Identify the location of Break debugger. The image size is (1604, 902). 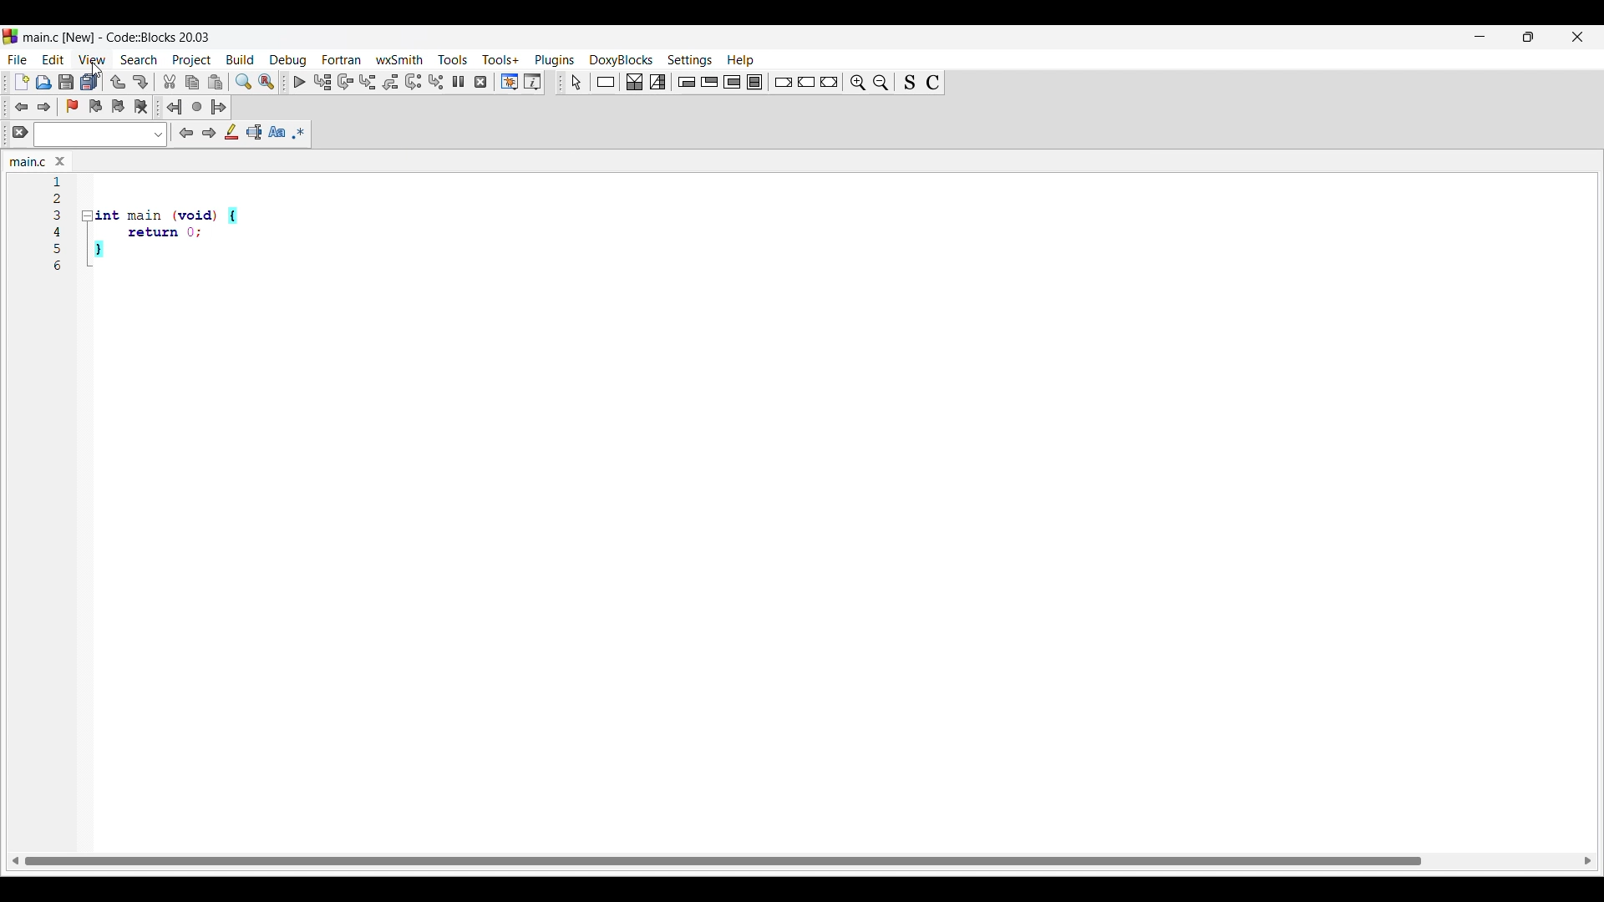
(459, 82).